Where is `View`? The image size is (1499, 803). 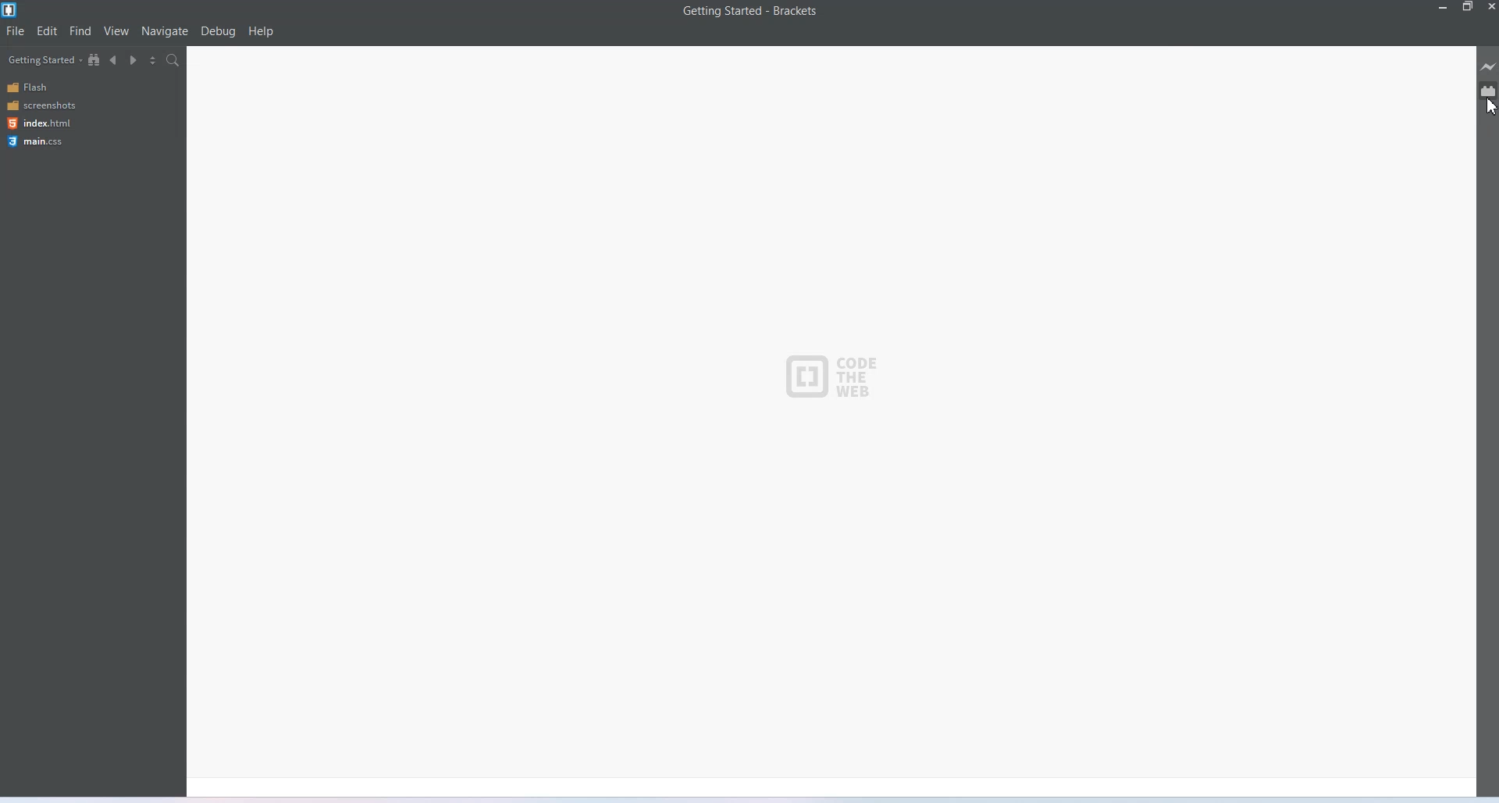 View is located at coordinates (116, 31).